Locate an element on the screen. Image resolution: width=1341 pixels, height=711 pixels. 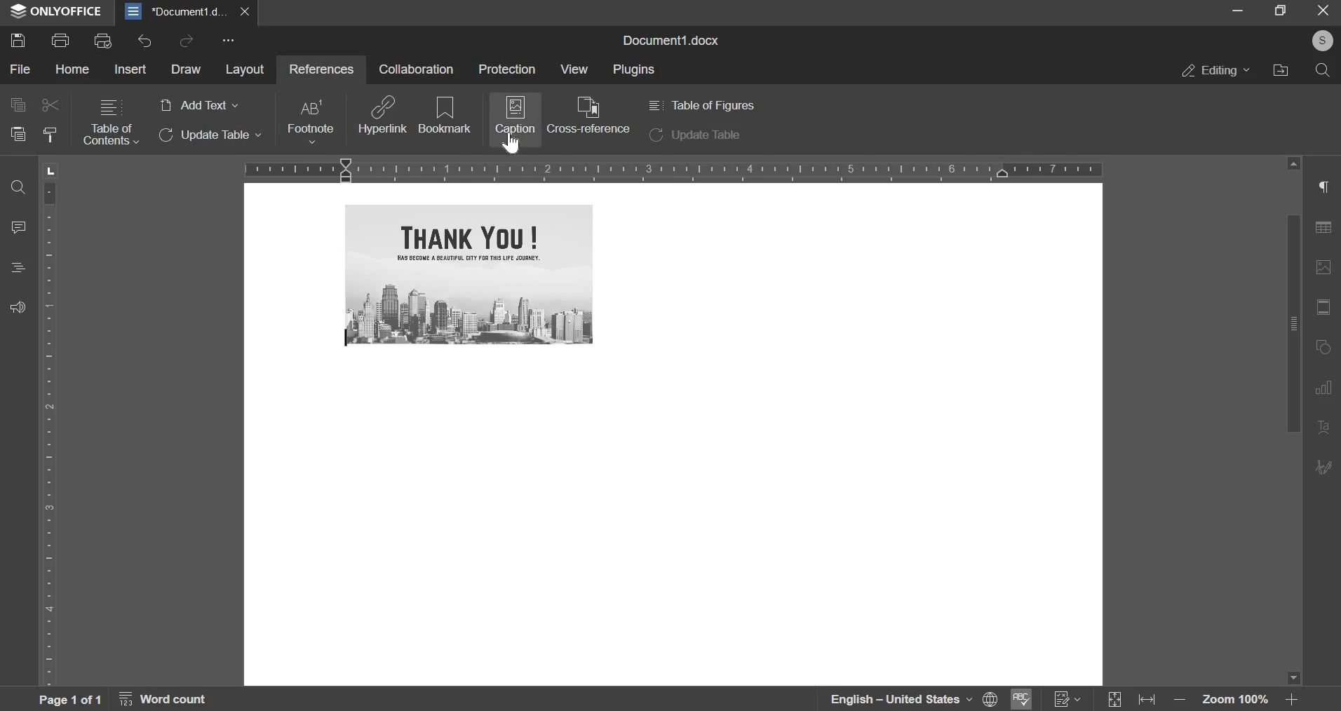
Zoom in is located at coordinates (1291, 699).